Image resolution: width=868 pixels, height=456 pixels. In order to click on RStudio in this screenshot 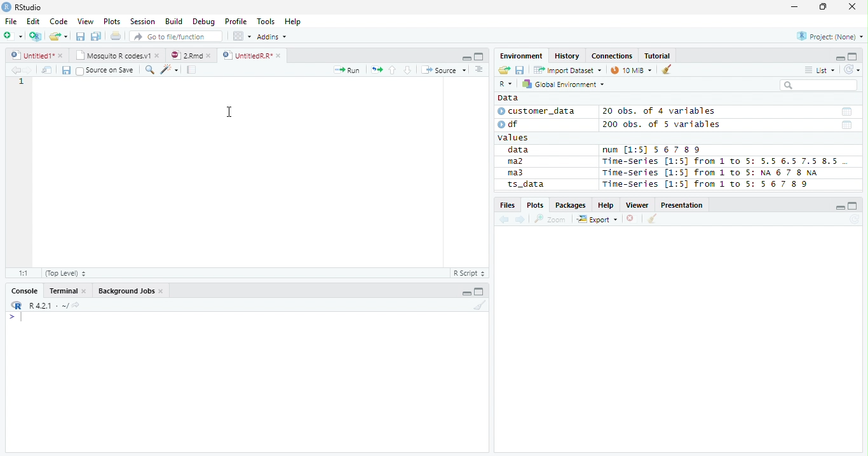, I will do `click(22, 8)`.